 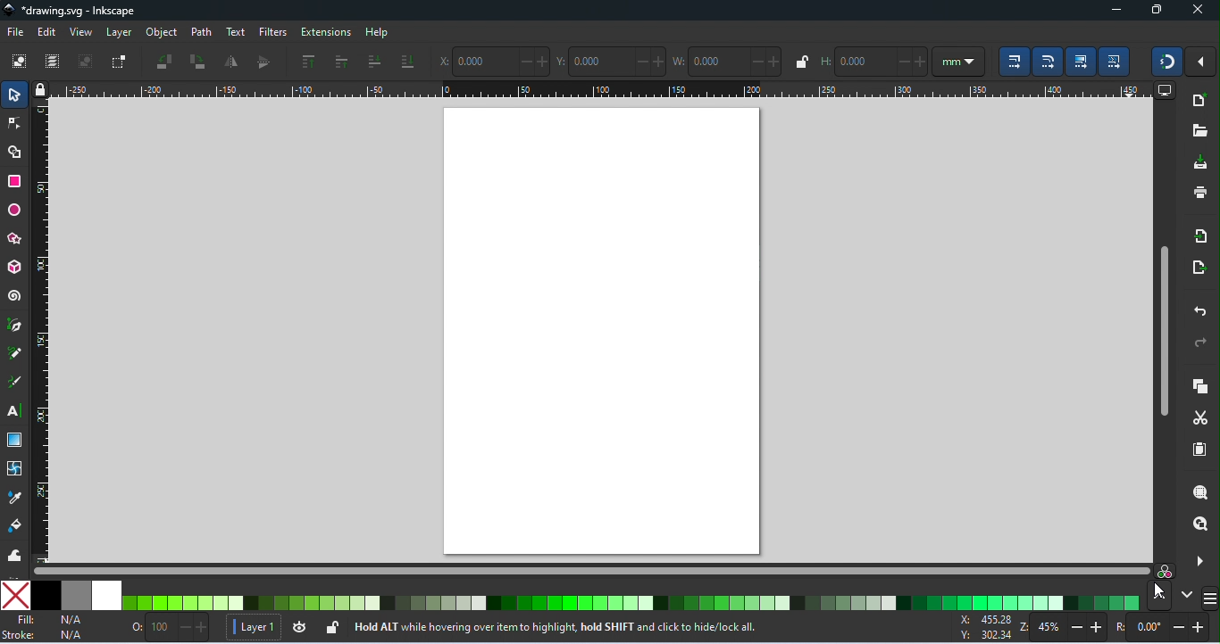 I want to click on new, so click(x=1199, y=102).